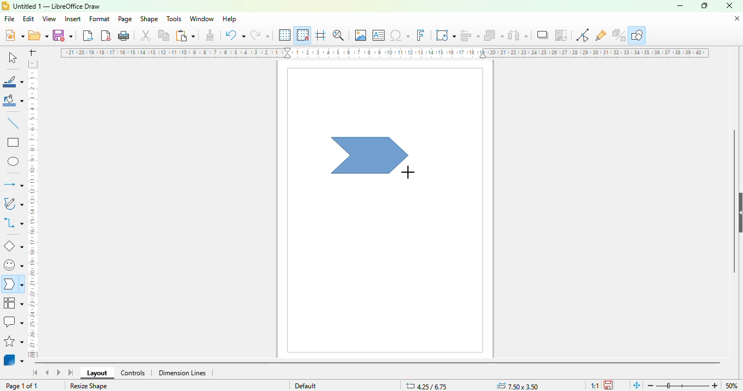 The width and height of the screenshot is (743, 391). Describe the element at coordinates (600, 36) in the screenshot. I see `show gluepoint functions` at that location.